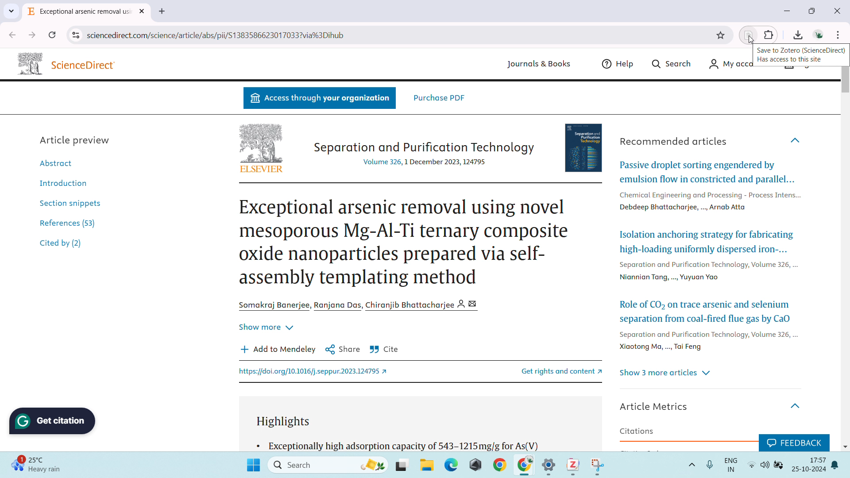 Image resolution: width=850 pixels, height=478 pixels. What do you see at coordinates (802, 55) in the screenshot?
I see `Save to Zotero (ScienceDirect) Has access to this site` at bounding box center [802, 55].